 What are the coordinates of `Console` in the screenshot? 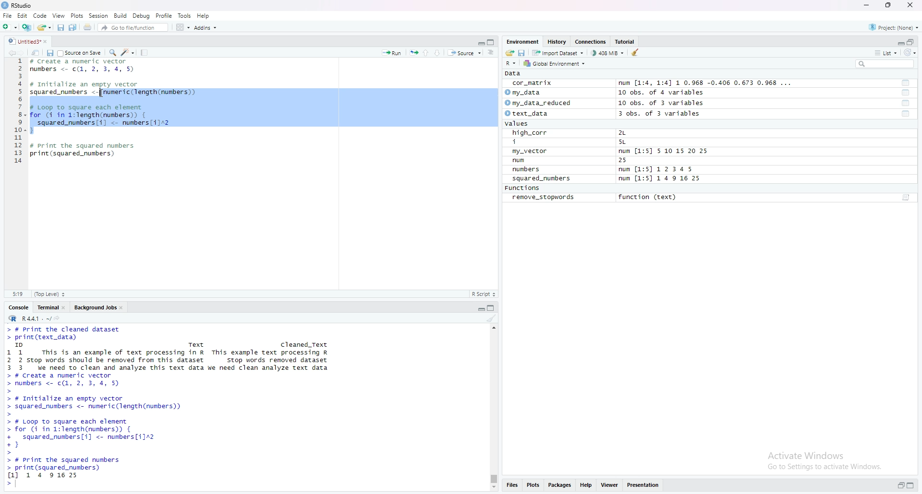 It's located at (19, 306).